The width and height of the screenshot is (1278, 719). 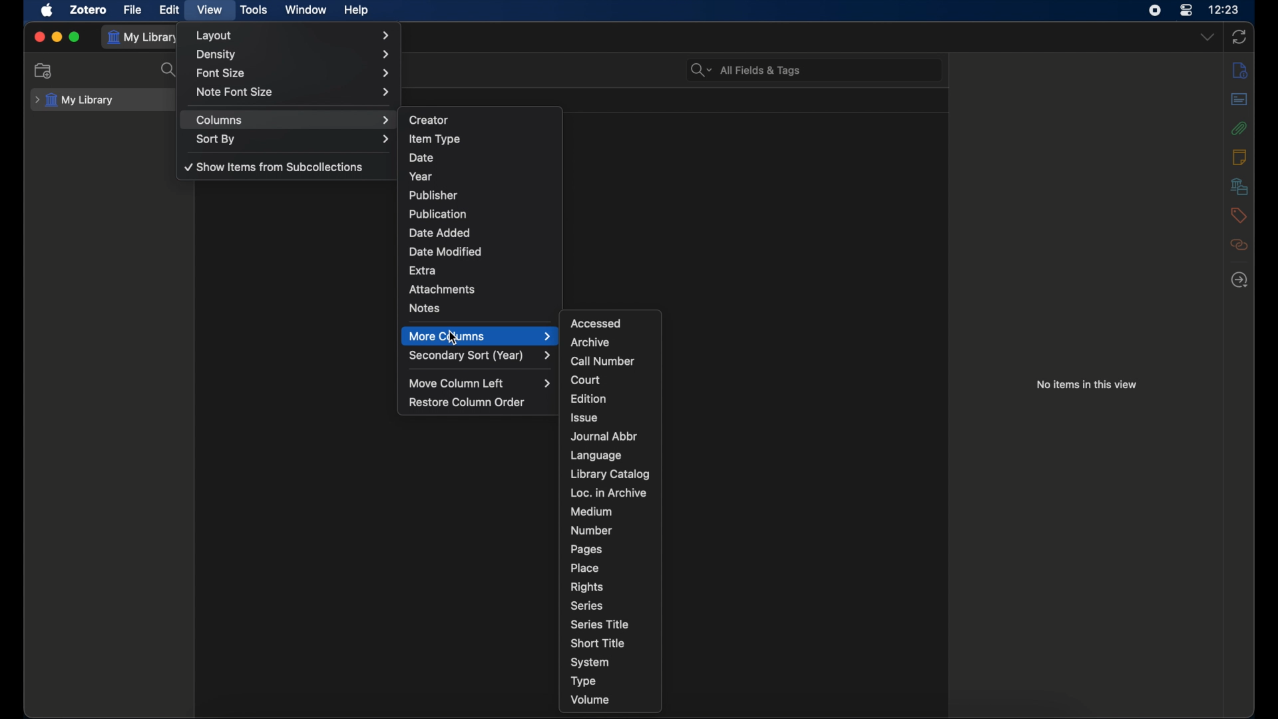 I want to click on close, so click(x=40, y=37).